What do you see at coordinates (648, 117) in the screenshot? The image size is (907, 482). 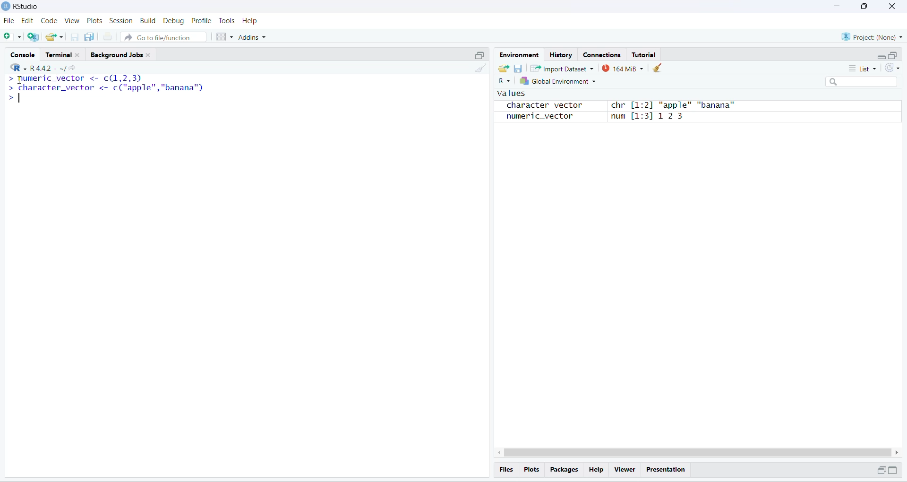 I see `num [1:31 12 3` at bounding box center [648, 117].